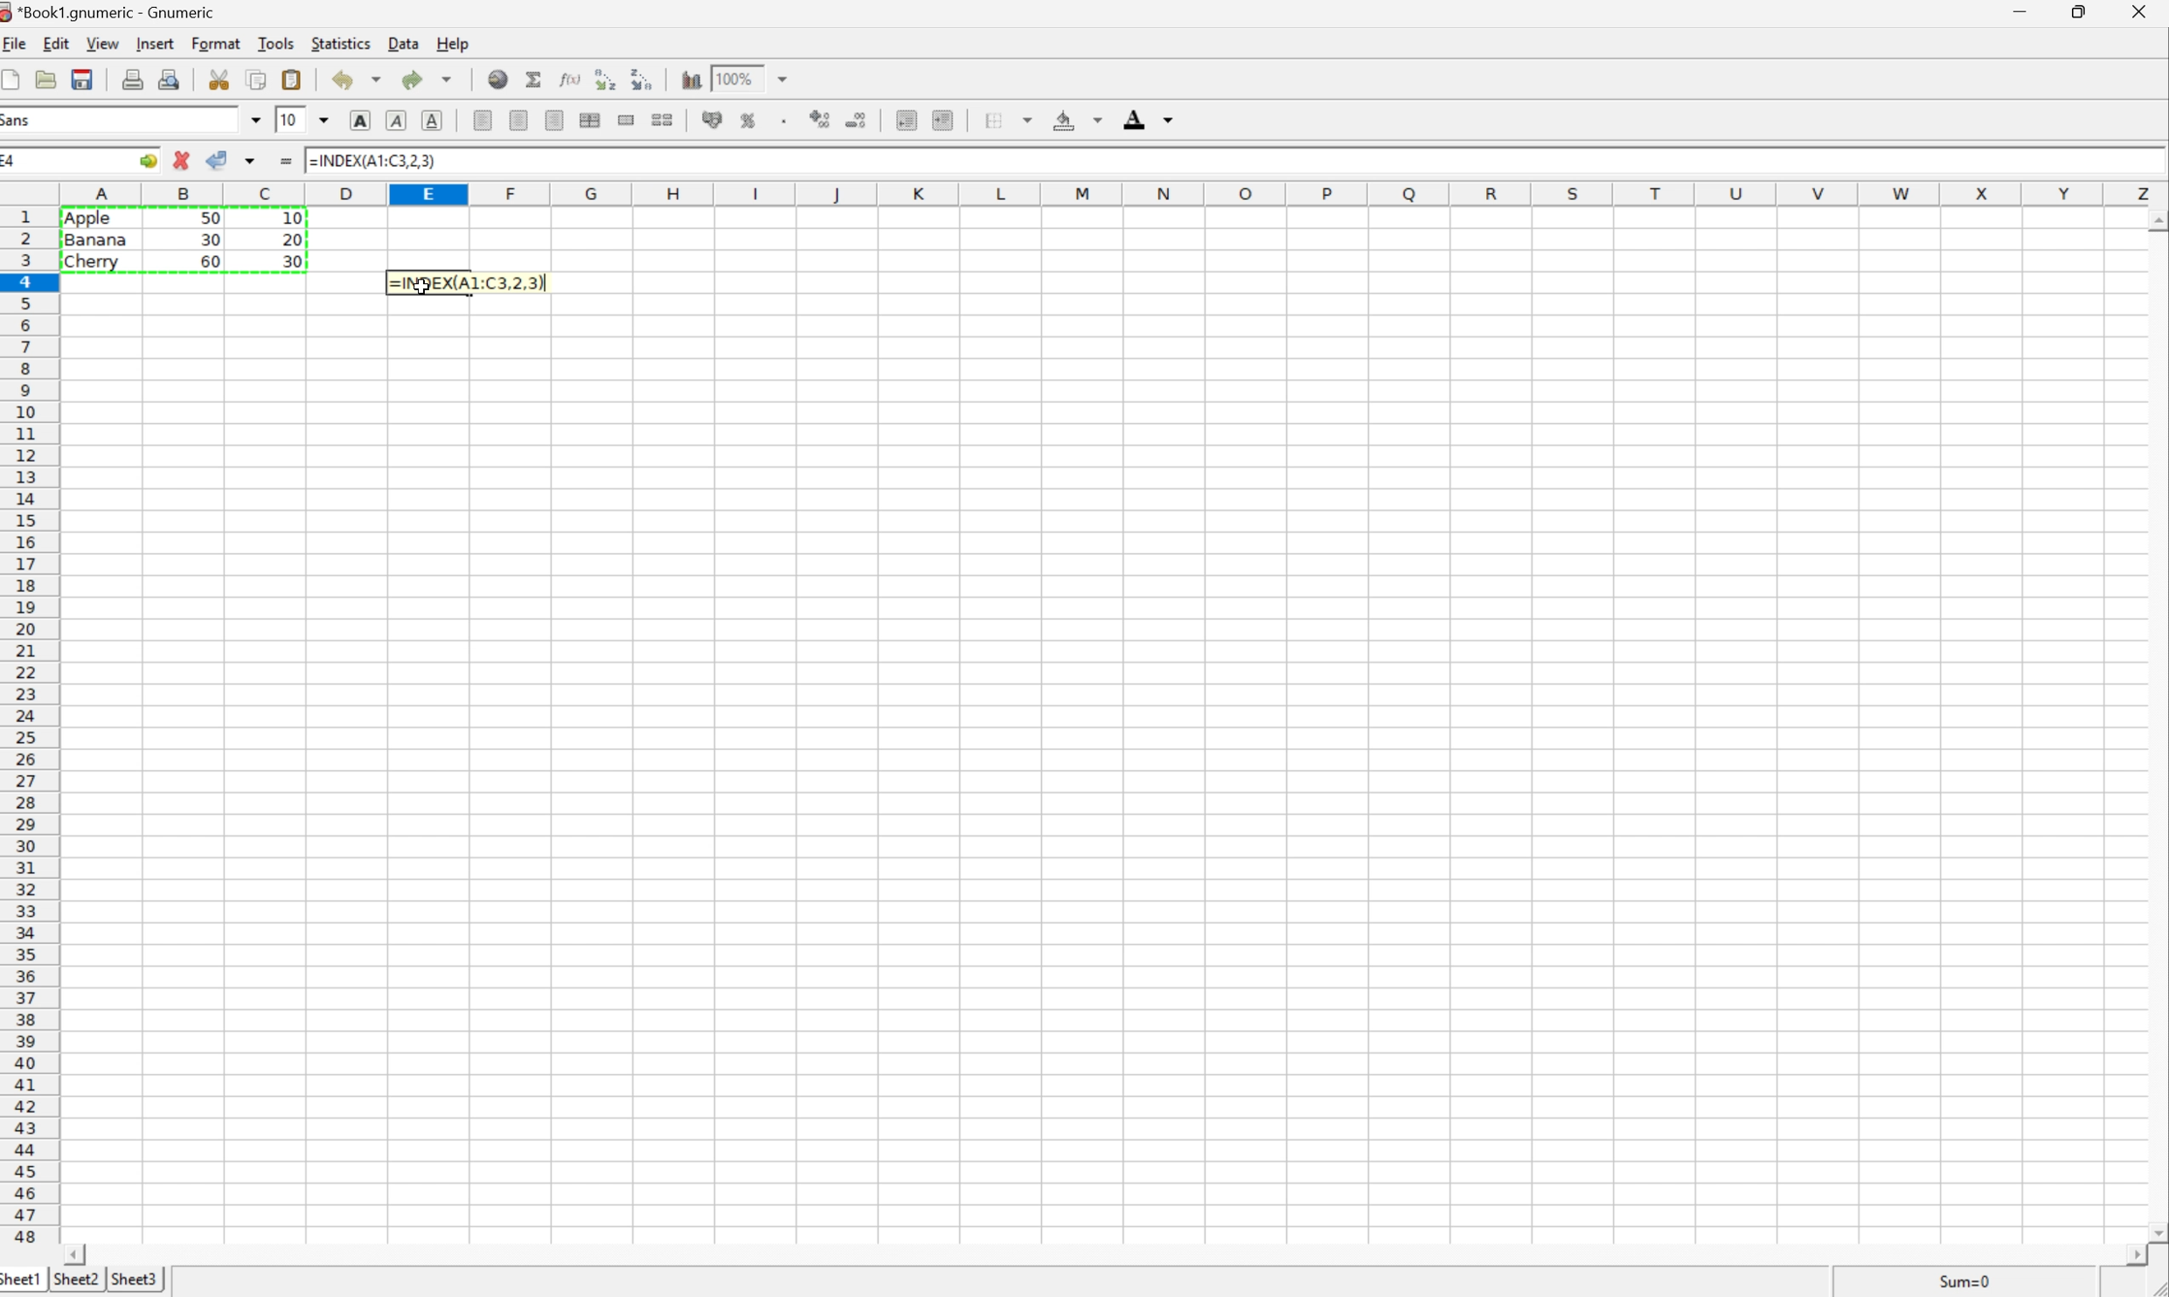 The width and height of the screenshot is (2169, 1297). What do you see at coordinates (83, 78) in the screenshot?
I see `save in current workbook` at bounding box center [83, 78].